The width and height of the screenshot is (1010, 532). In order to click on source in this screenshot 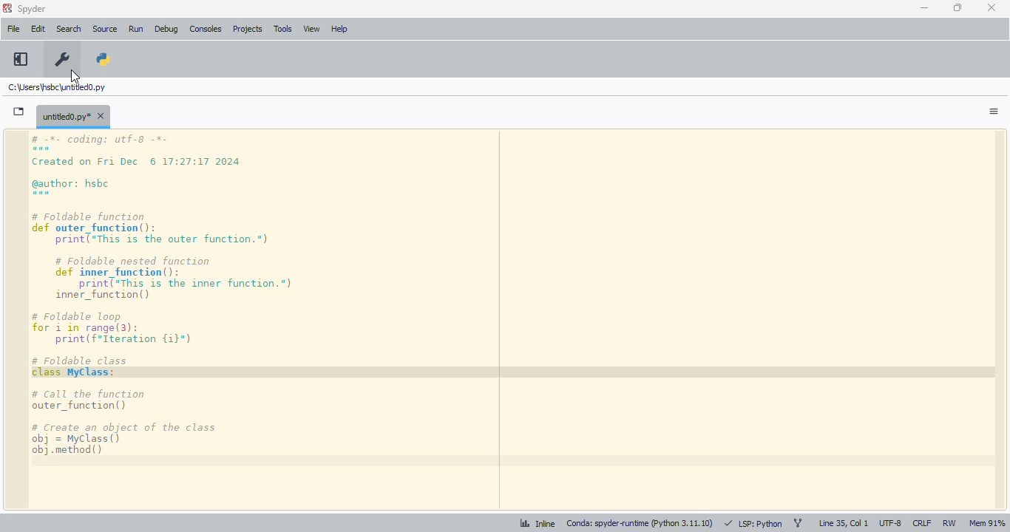, I will do `click(105, 29)`.